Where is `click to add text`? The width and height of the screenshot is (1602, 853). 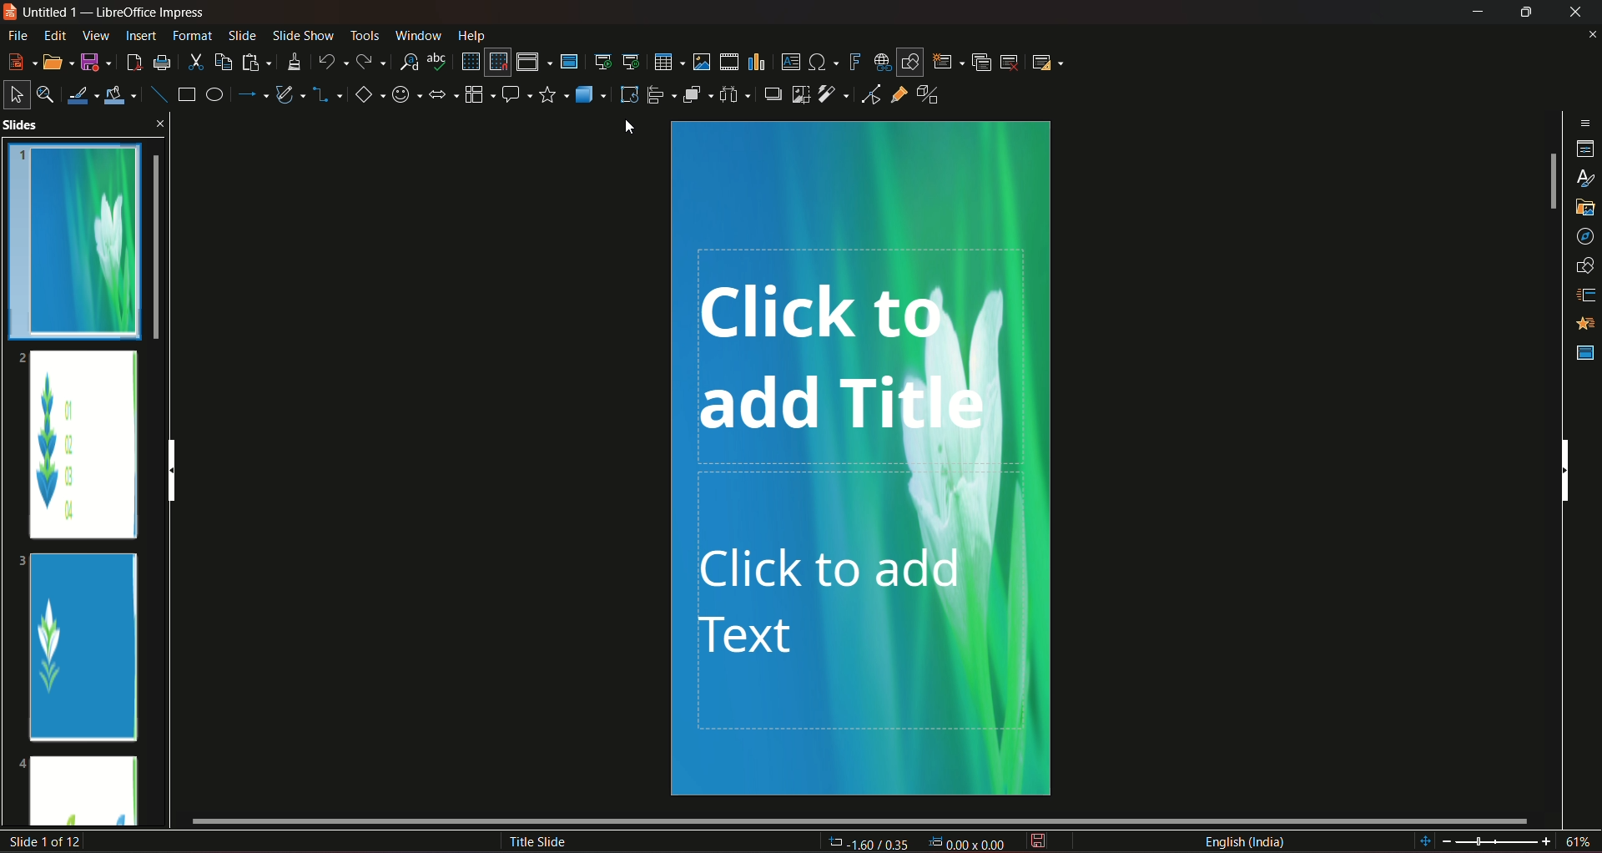
click to add text is located at coordinates (859, 599).